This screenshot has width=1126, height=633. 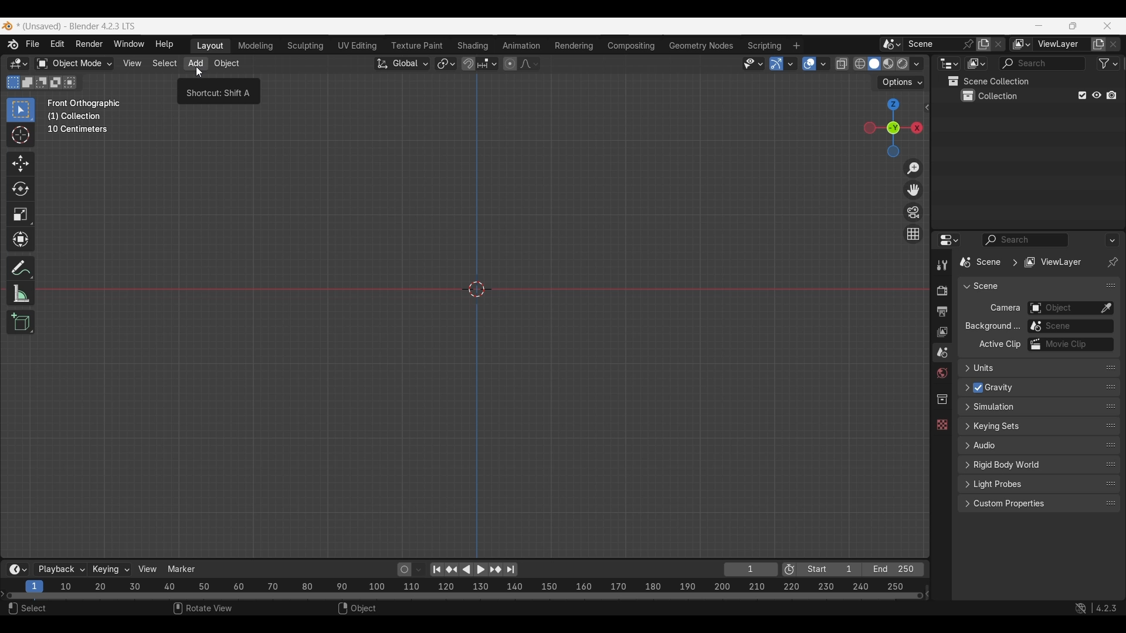 What do you see at coordinates (33, 45) in the screenshot?
I see `File menu` at bounding box center [33, 45].